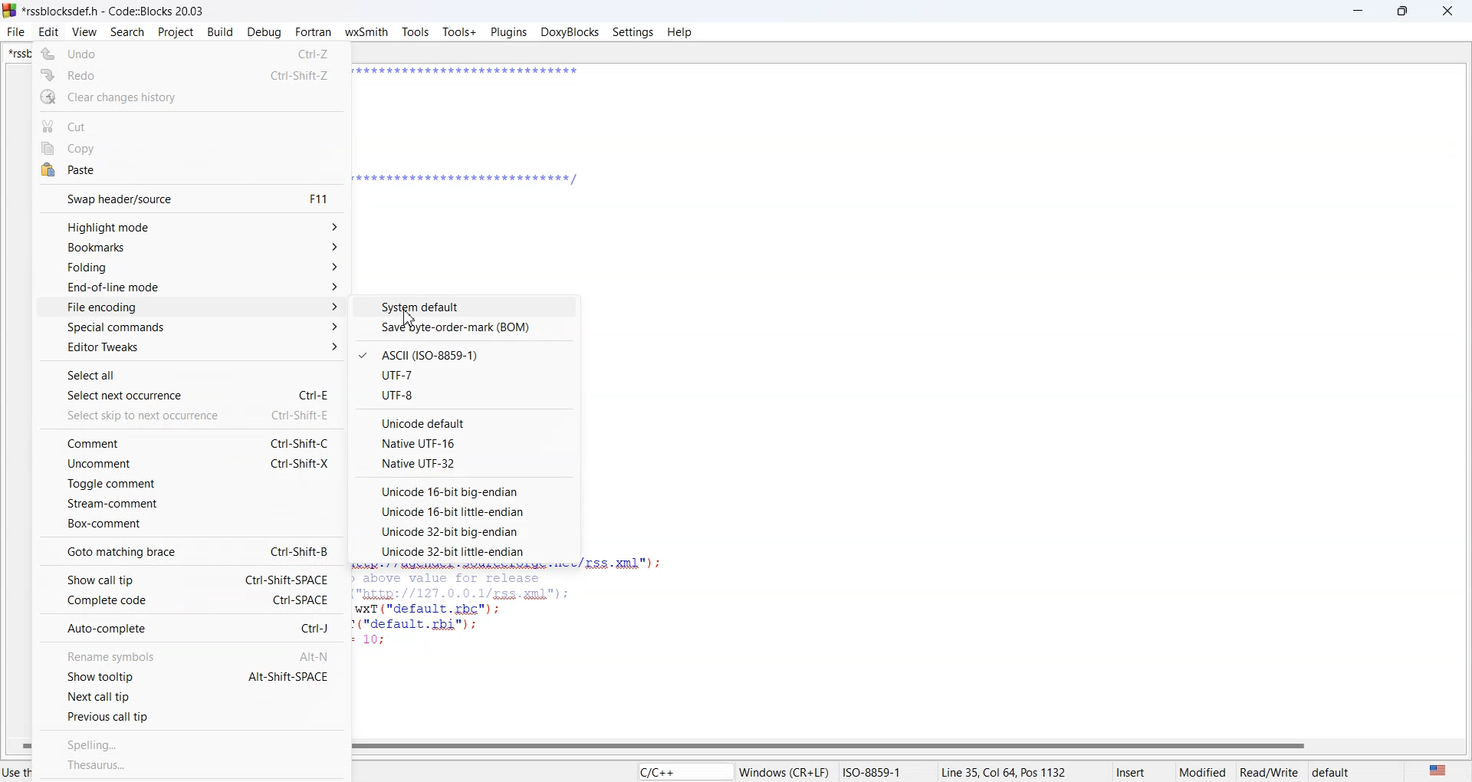  Describe the element at coordinates (264, 32) in the screenshot. I see `Debug` at that location.